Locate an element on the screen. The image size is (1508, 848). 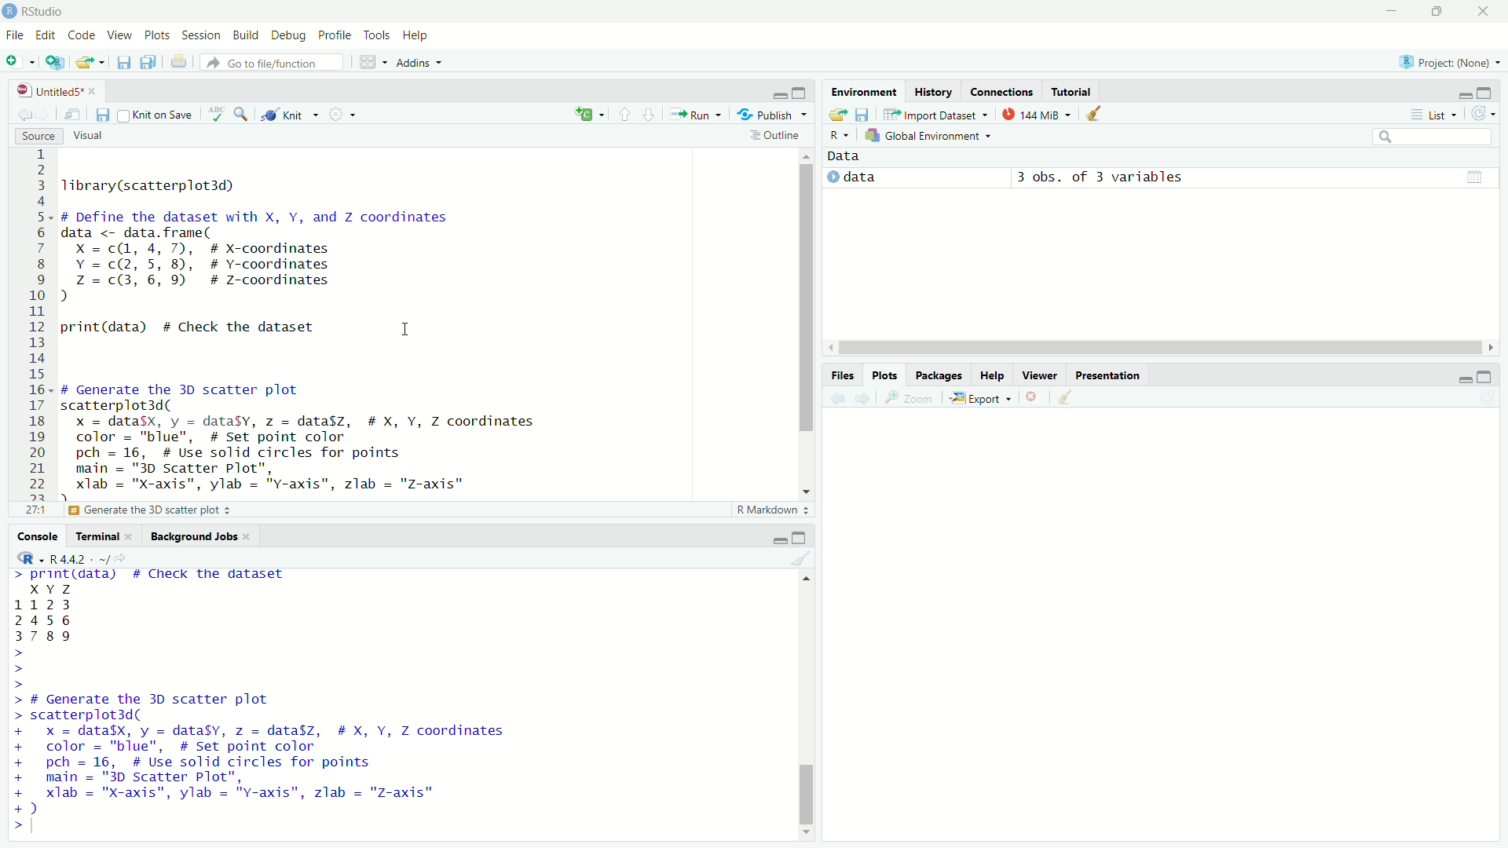
Plots is located at coordinates (157, 35).